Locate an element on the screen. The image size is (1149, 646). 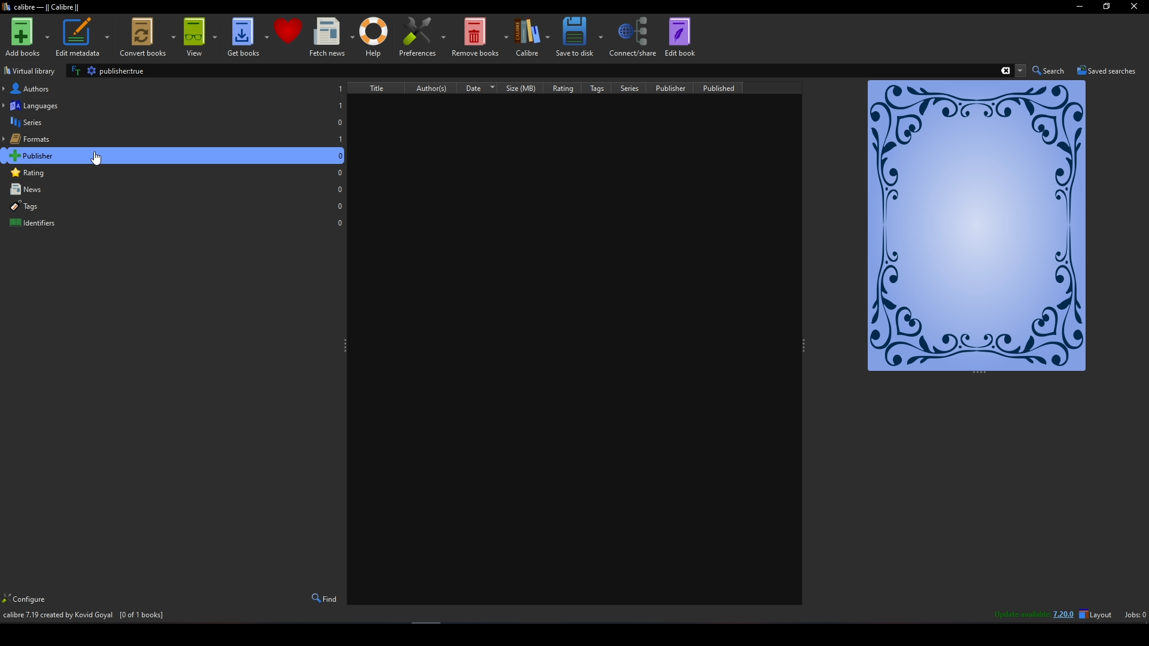
Tags is located at coordinates (174, 206).